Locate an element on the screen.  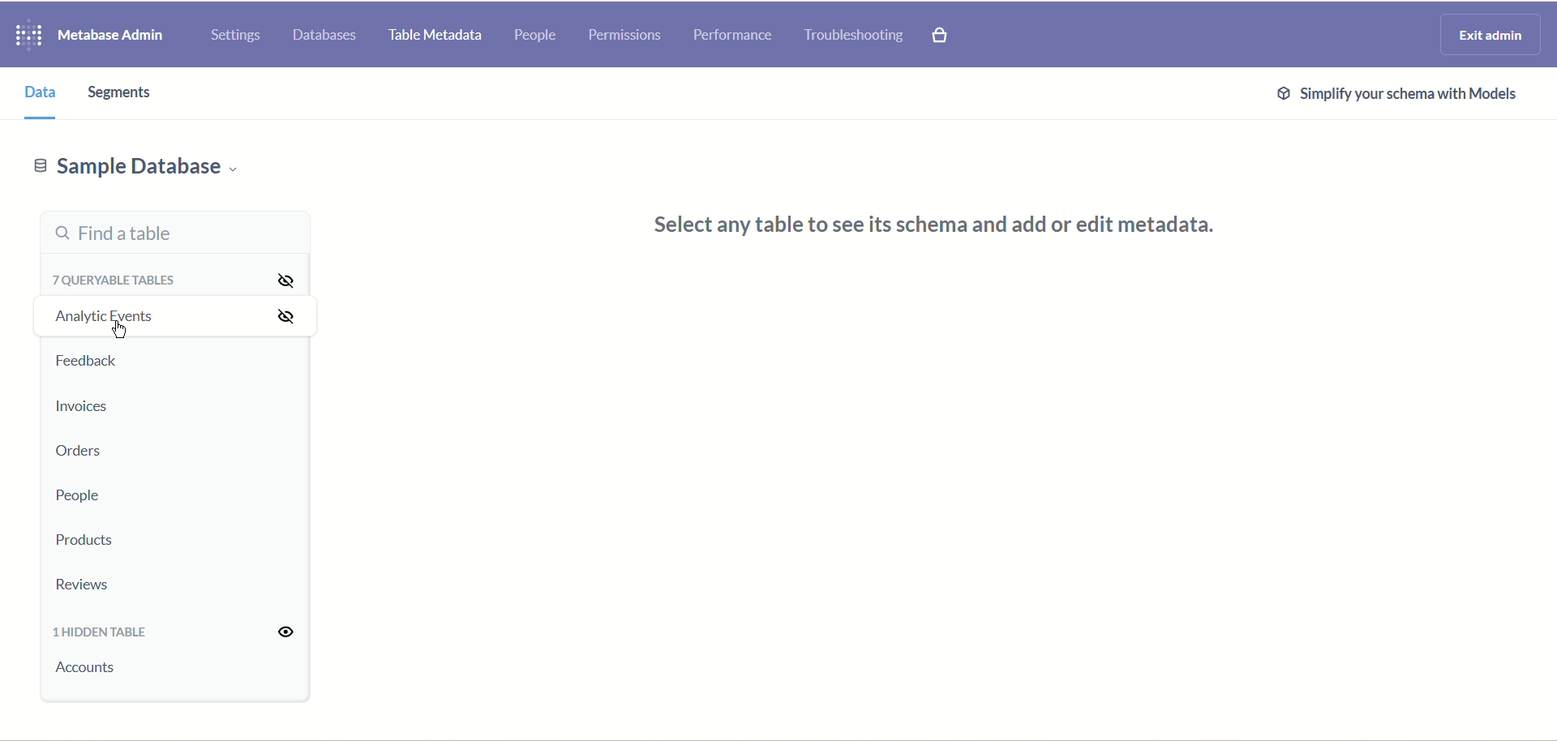
invoices is located at coordinates (82, 406).